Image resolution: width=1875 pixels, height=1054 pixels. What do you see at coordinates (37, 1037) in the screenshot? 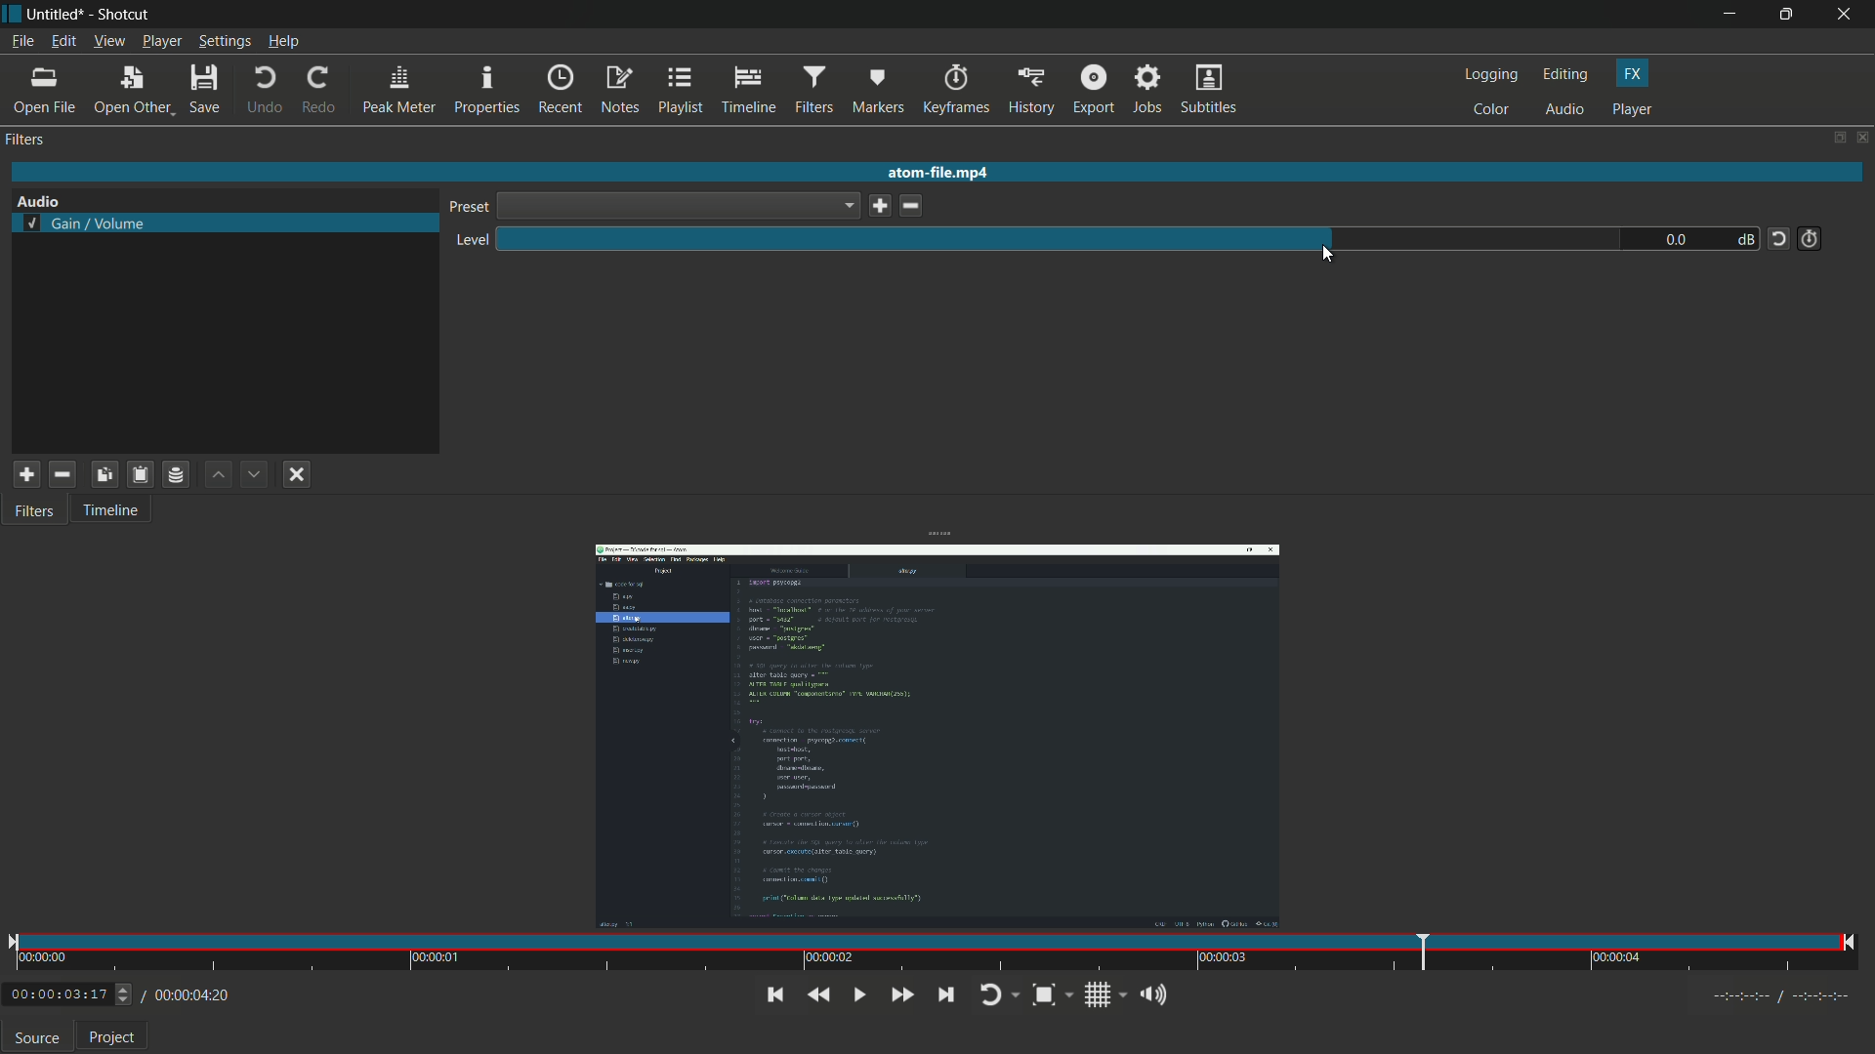
I see `source` at bounding box center [37, 1037].